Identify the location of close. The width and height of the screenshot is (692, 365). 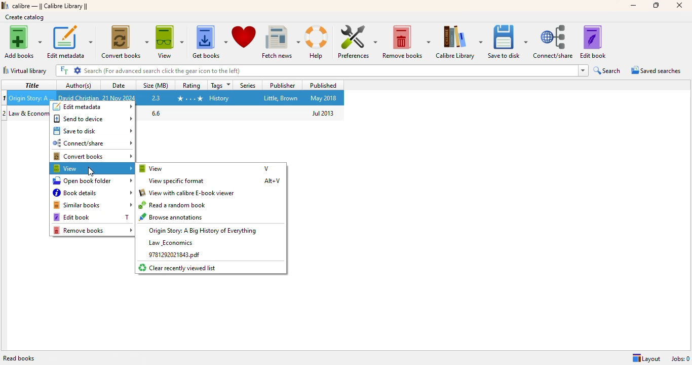
(680, 5).